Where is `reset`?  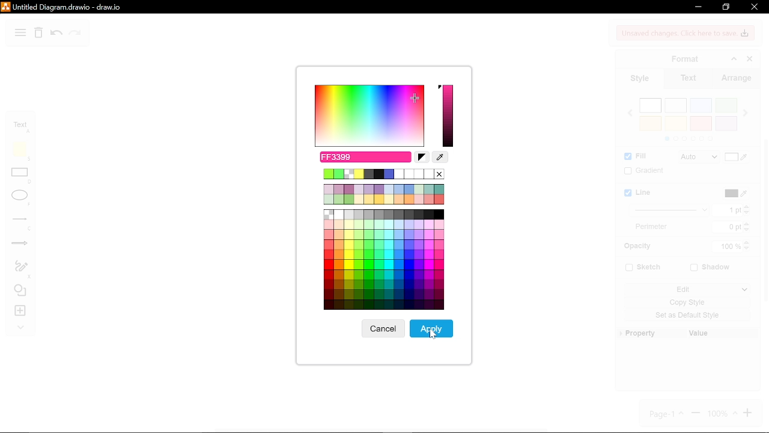 reset is located at coordinates (421, 158).